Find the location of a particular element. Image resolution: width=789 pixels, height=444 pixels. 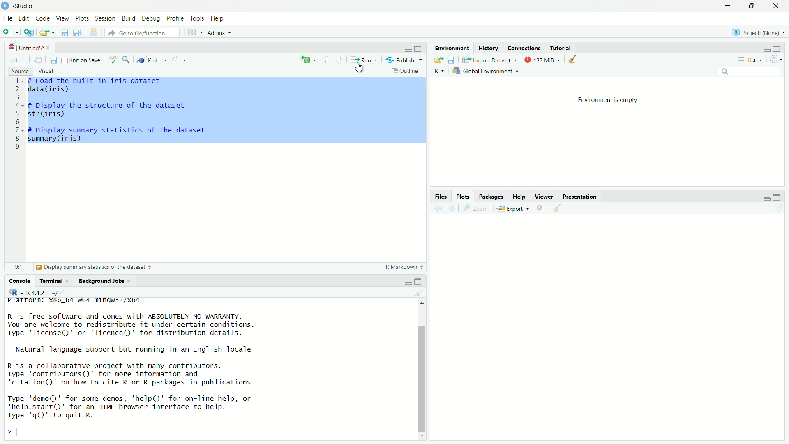

Global Environment is located at coordinates (485, 71).